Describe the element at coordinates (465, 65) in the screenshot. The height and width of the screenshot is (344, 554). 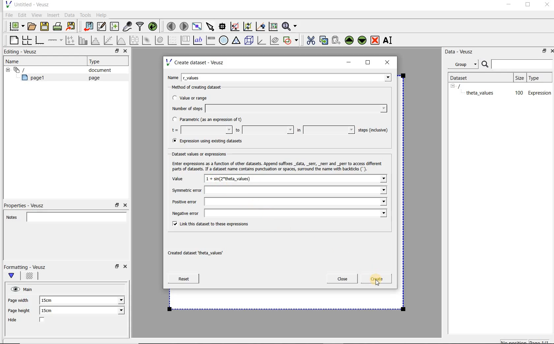
I see `Group` at that location.